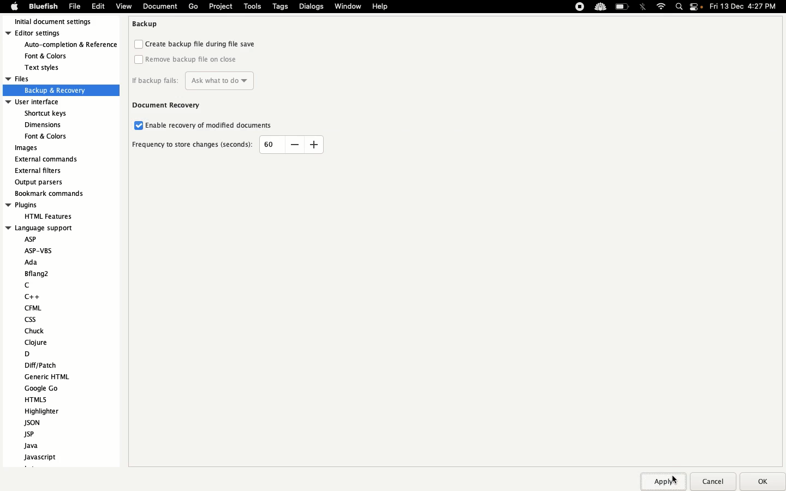  I want to click on Help, so click(379, 7).